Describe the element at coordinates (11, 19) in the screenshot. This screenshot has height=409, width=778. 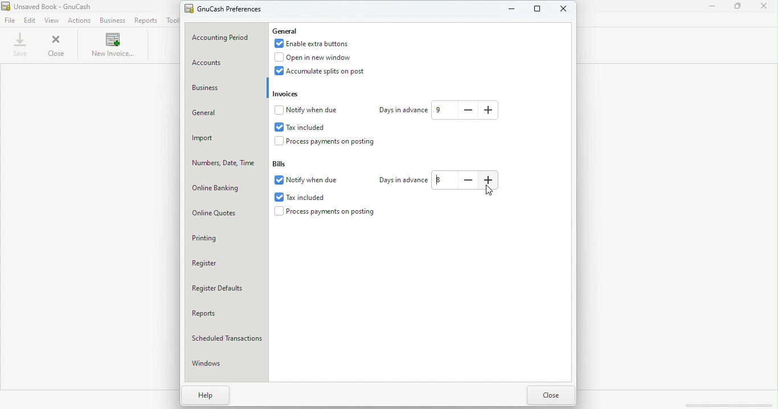
I see `File` at that location.